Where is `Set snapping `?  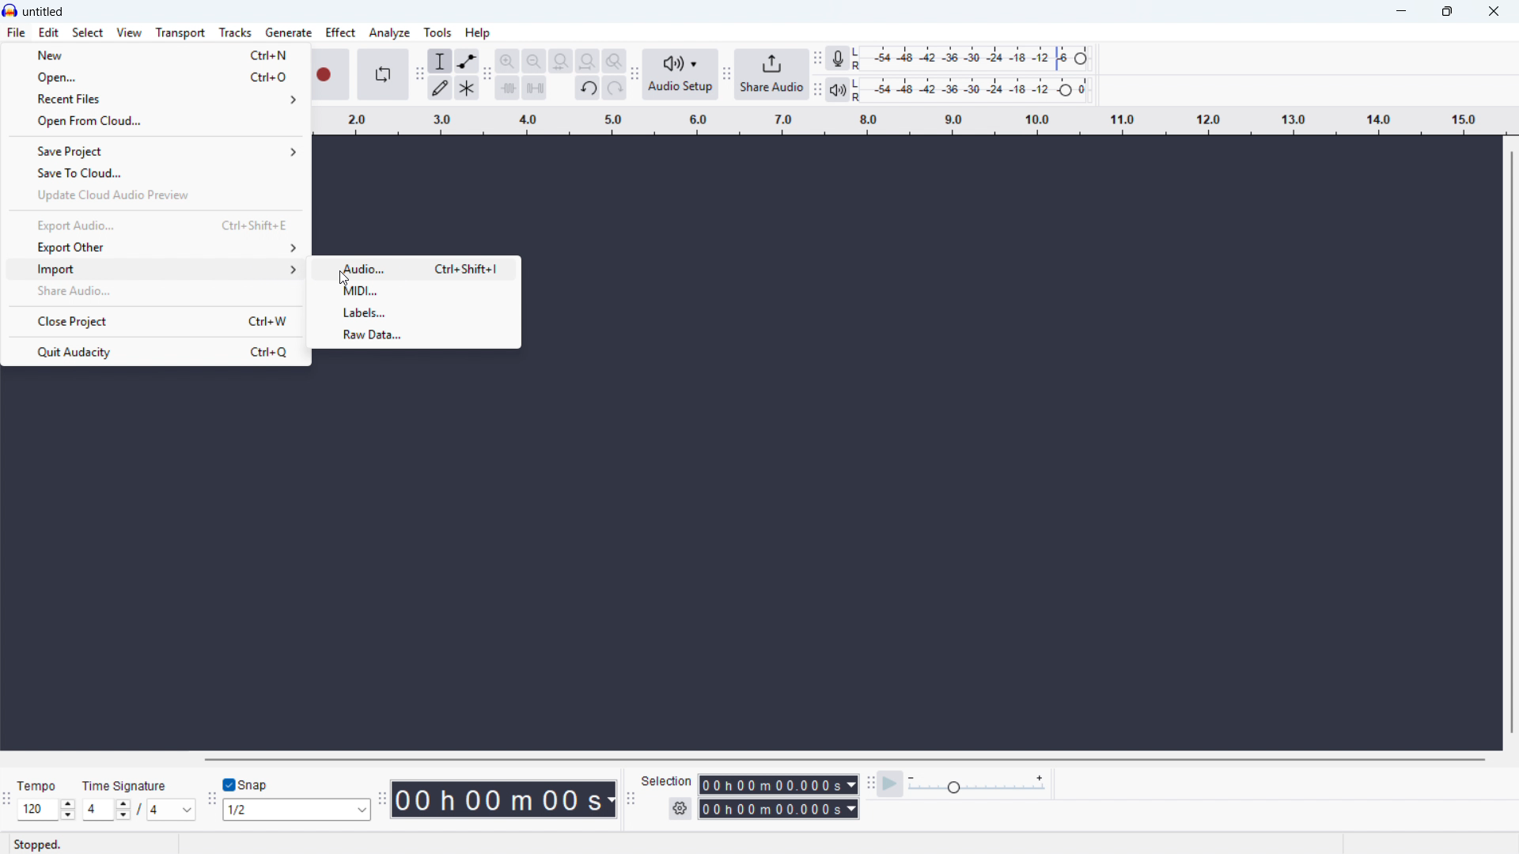 Set snapping  is located at coordinates (297, 809).